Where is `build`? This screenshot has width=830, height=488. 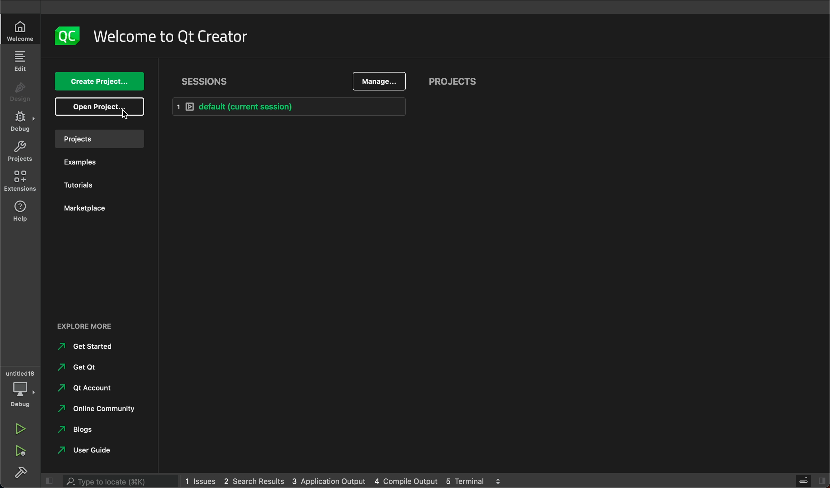 build is located at coordinates (23, 474).